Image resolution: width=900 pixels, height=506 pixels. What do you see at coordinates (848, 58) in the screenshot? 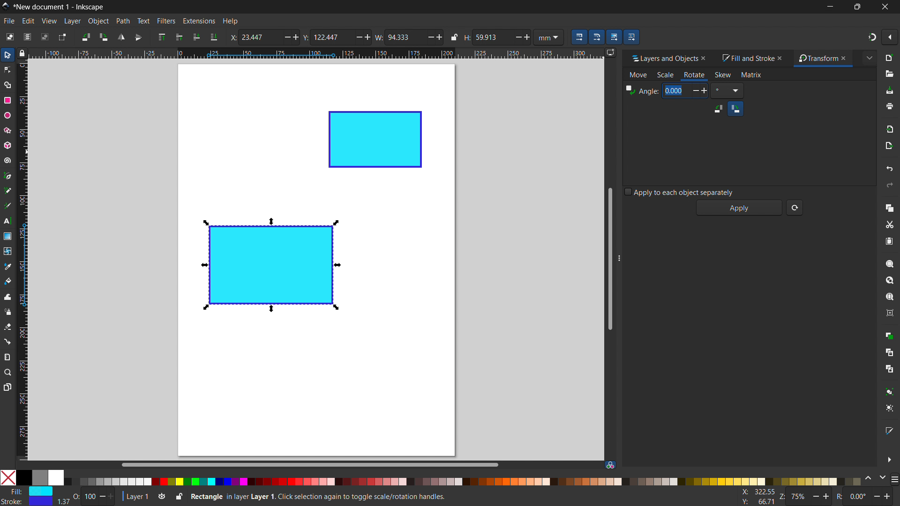
I see `close` at bounding box center [848, 58].